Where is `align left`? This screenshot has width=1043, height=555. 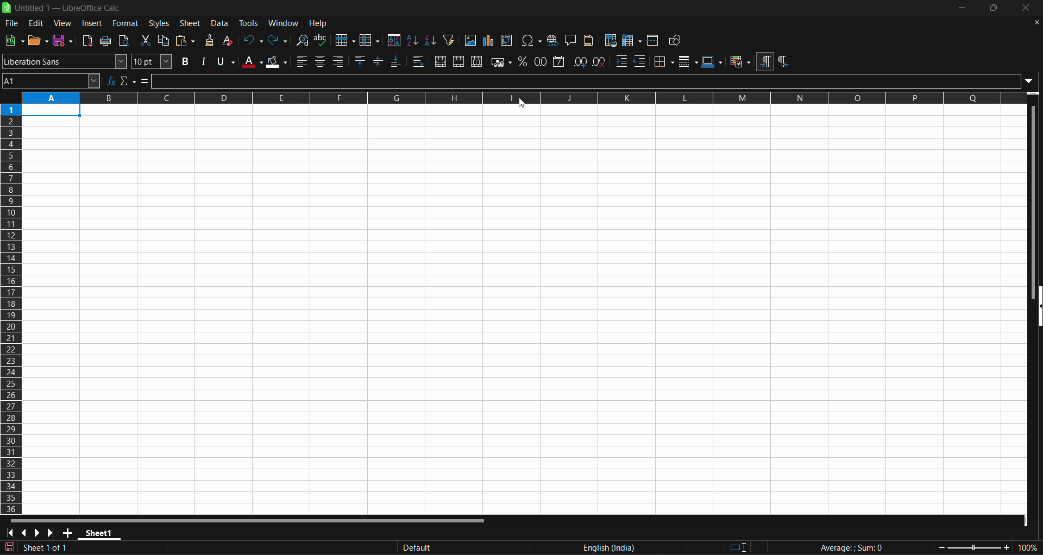 align left is located at coordinates (300, 62).